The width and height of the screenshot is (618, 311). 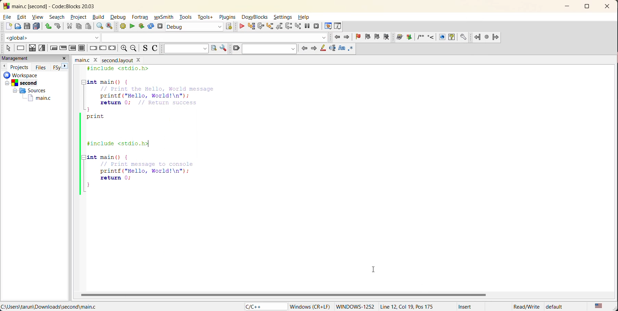 What do you see at coordinates (7, 26) in the screenshot?
I see `new` at bounding box center [7, 26].